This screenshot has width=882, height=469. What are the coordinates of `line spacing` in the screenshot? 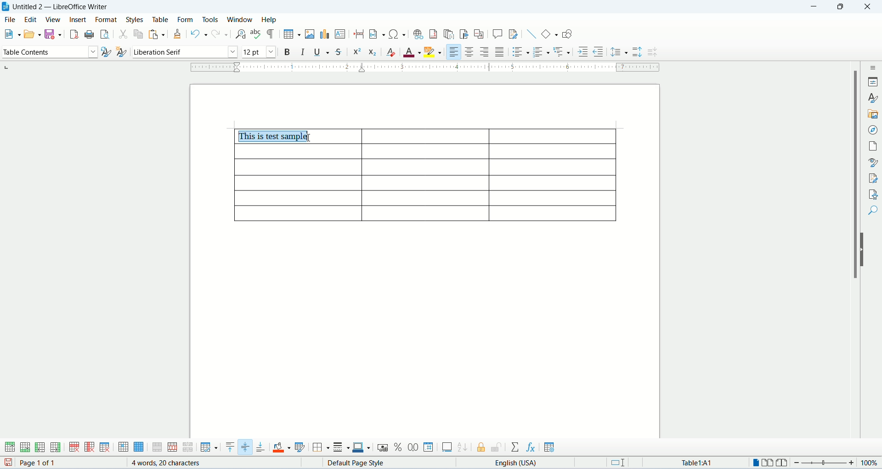 It's located at (619, 52).